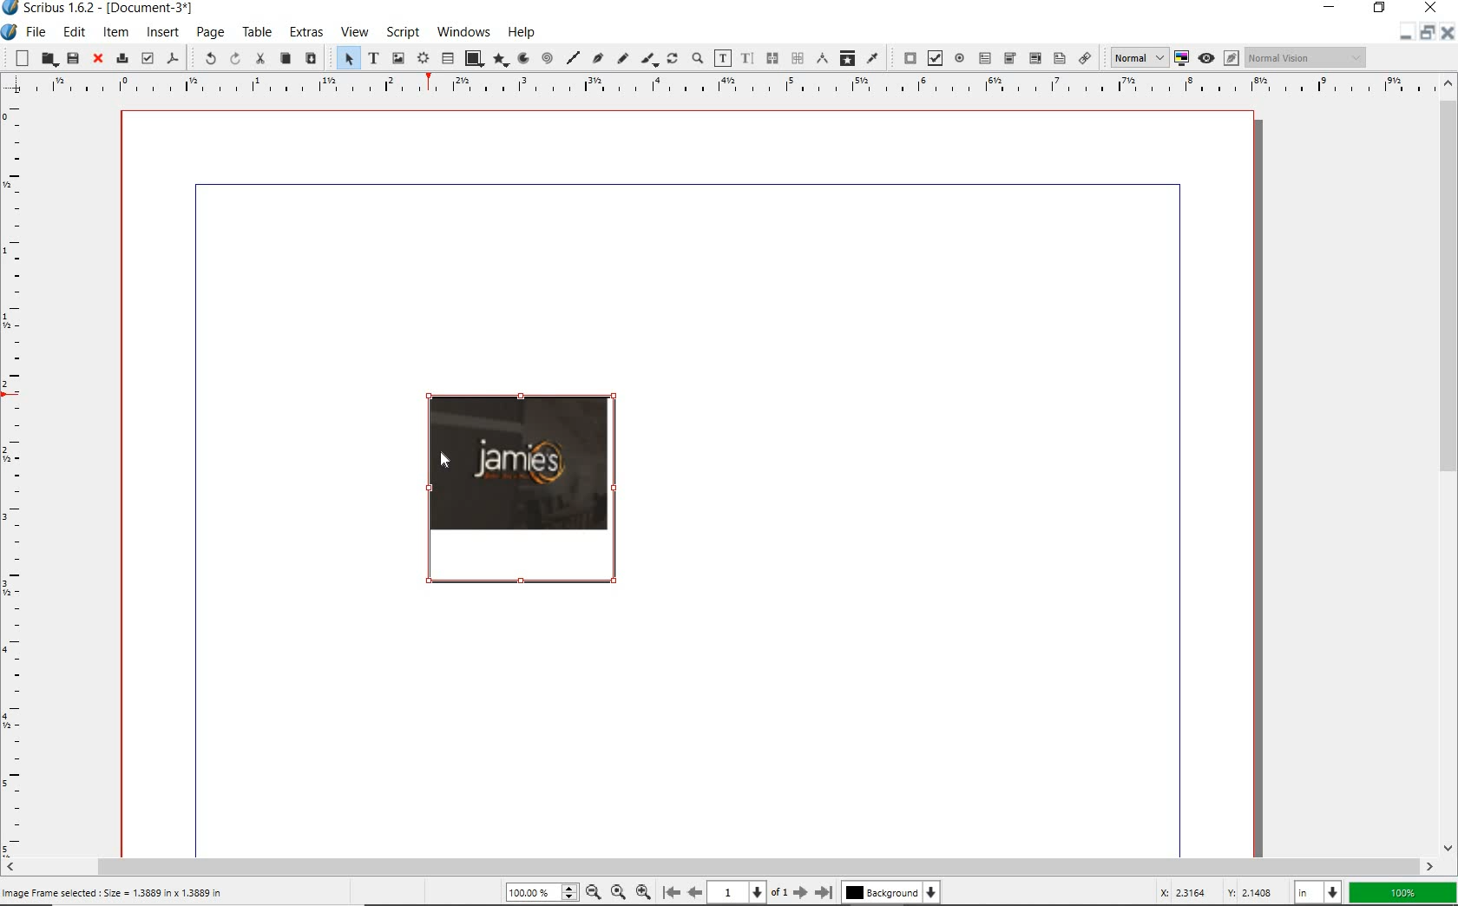 This screenshot has width=1458, height=906. What do you see at coordinates (672, 58) in the screenshot?
I see `rotate item` at bounding box center [672, 58].